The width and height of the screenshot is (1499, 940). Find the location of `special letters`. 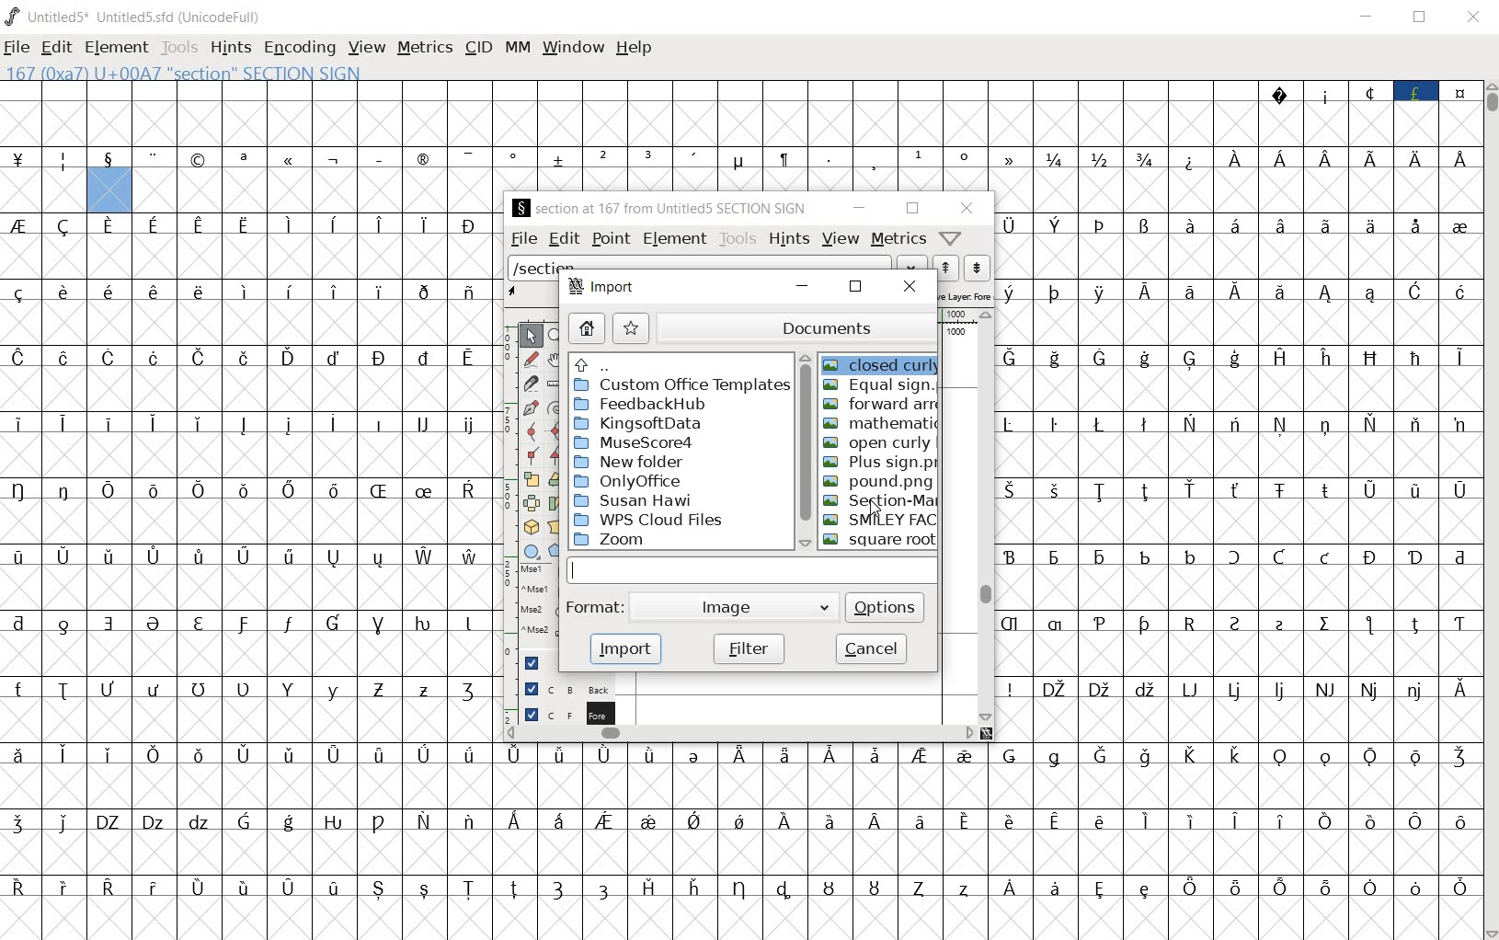

special letters is located at coordinates (1236, 291).